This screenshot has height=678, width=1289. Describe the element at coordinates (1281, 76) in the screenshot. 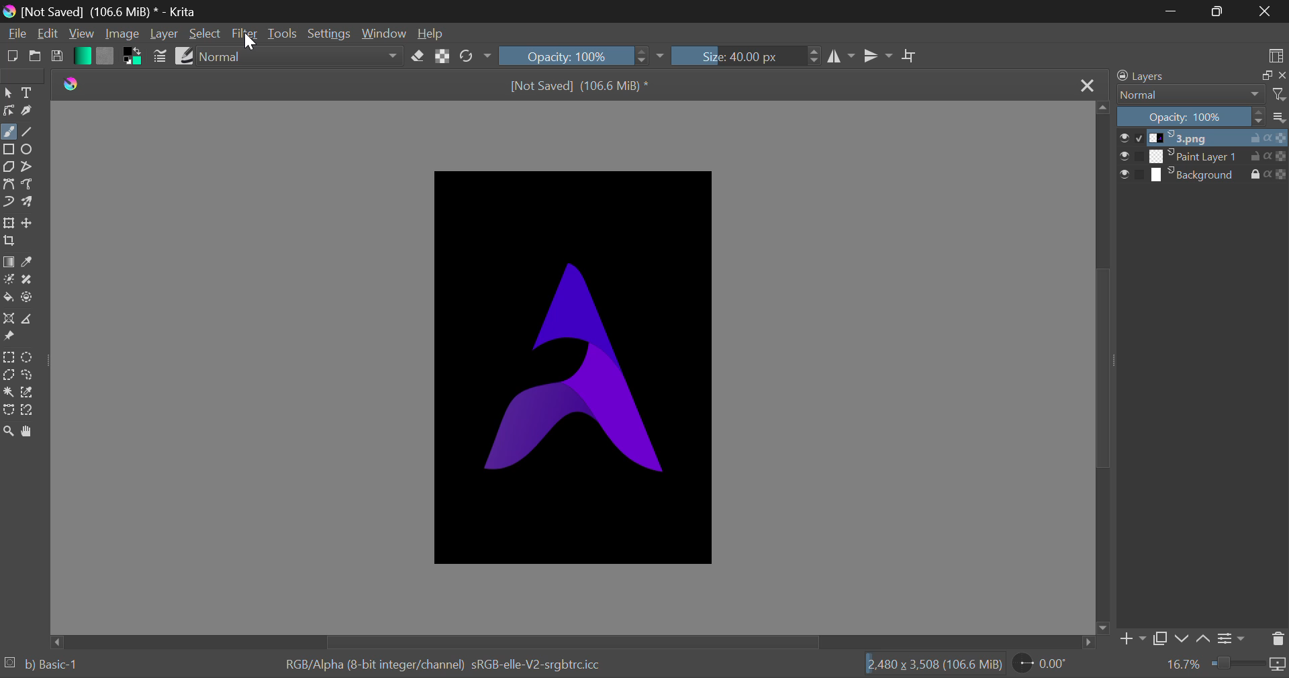

I see `close` at that location.